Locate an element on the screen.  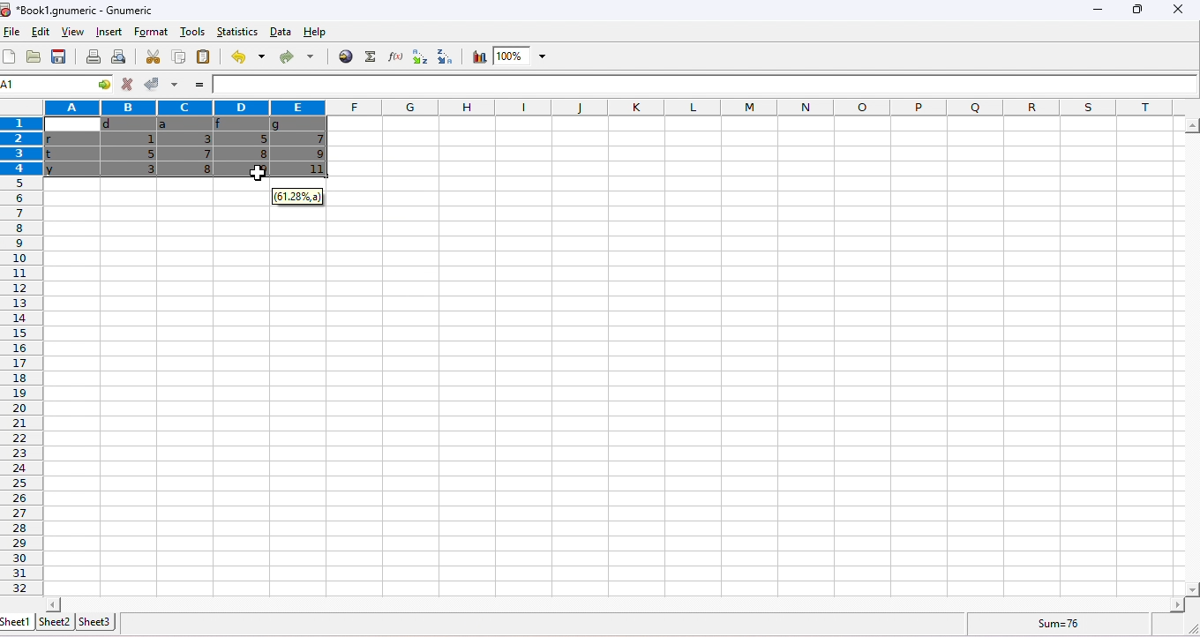
close is located at coordinates (1177, 10).